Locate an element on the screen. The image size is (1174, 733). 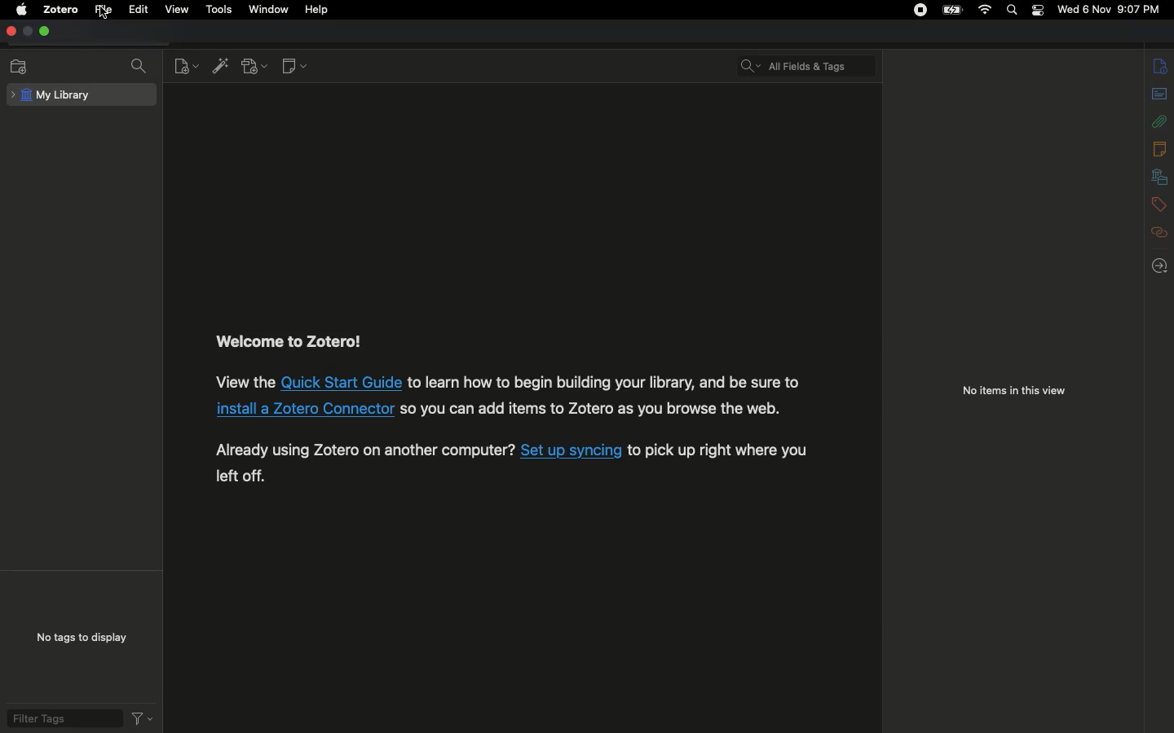
Filter tags is located at coordinates (61, 718).